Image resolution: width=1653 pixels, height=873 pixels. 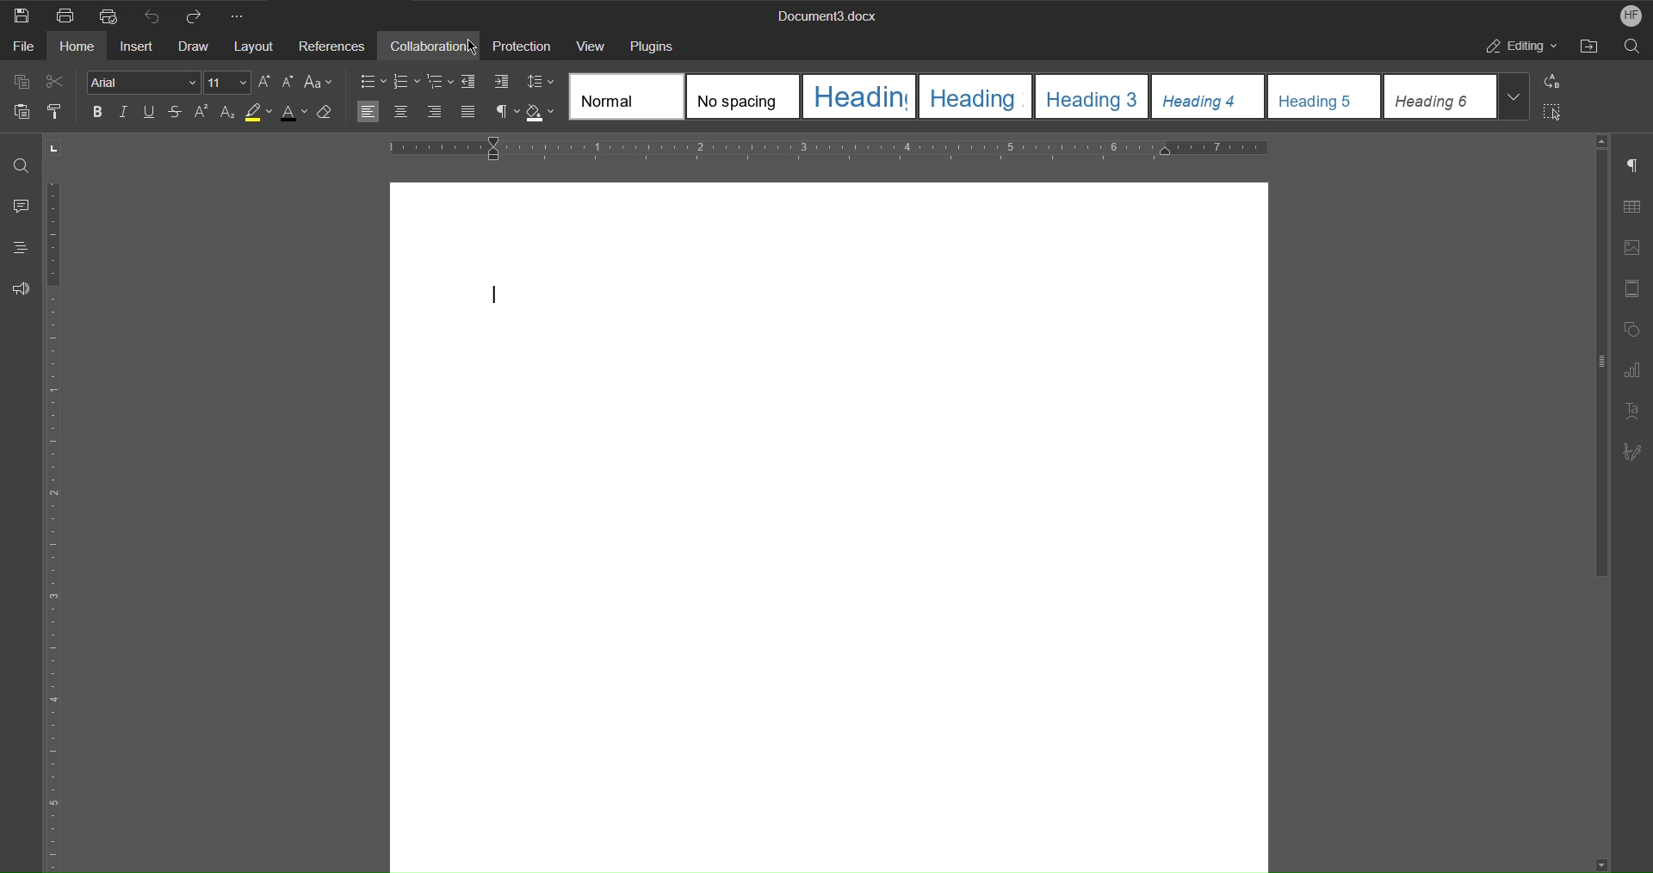 I want to click on Clear all formatting, so click(x=328, y=112).